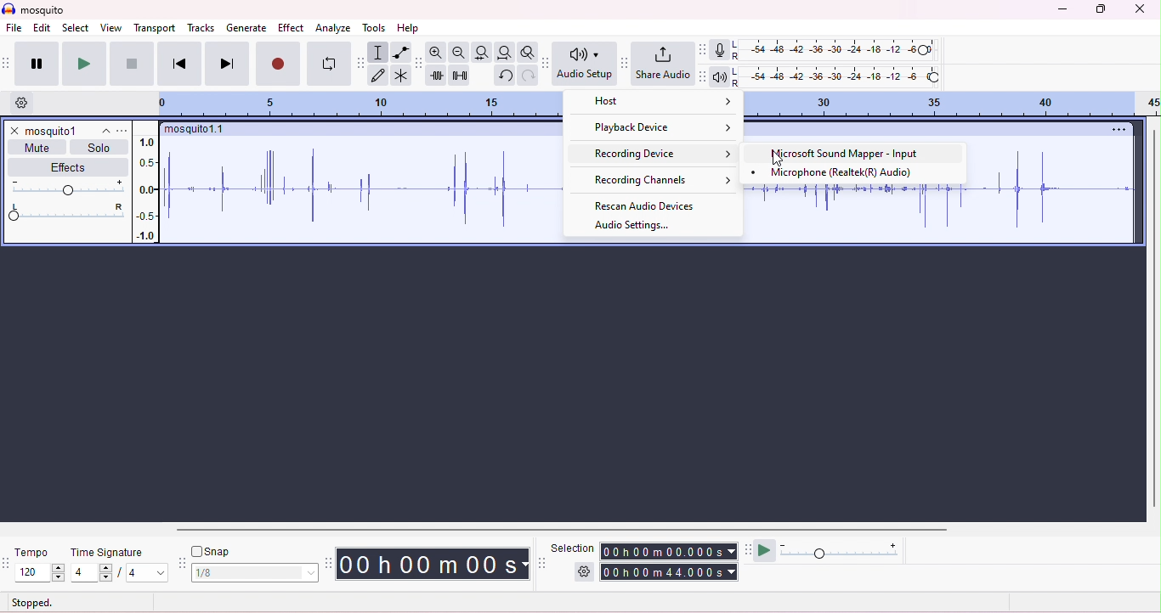  What do you see at coordinates (658, 105) in the screenshot?
I see `host` at bounding box center [658, 105].